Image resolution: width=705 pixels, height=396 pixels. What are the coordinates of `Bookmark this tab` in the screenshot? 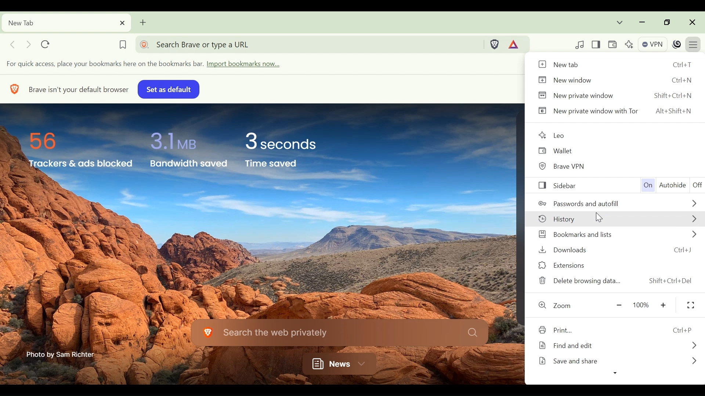 It's located at (122, 43).